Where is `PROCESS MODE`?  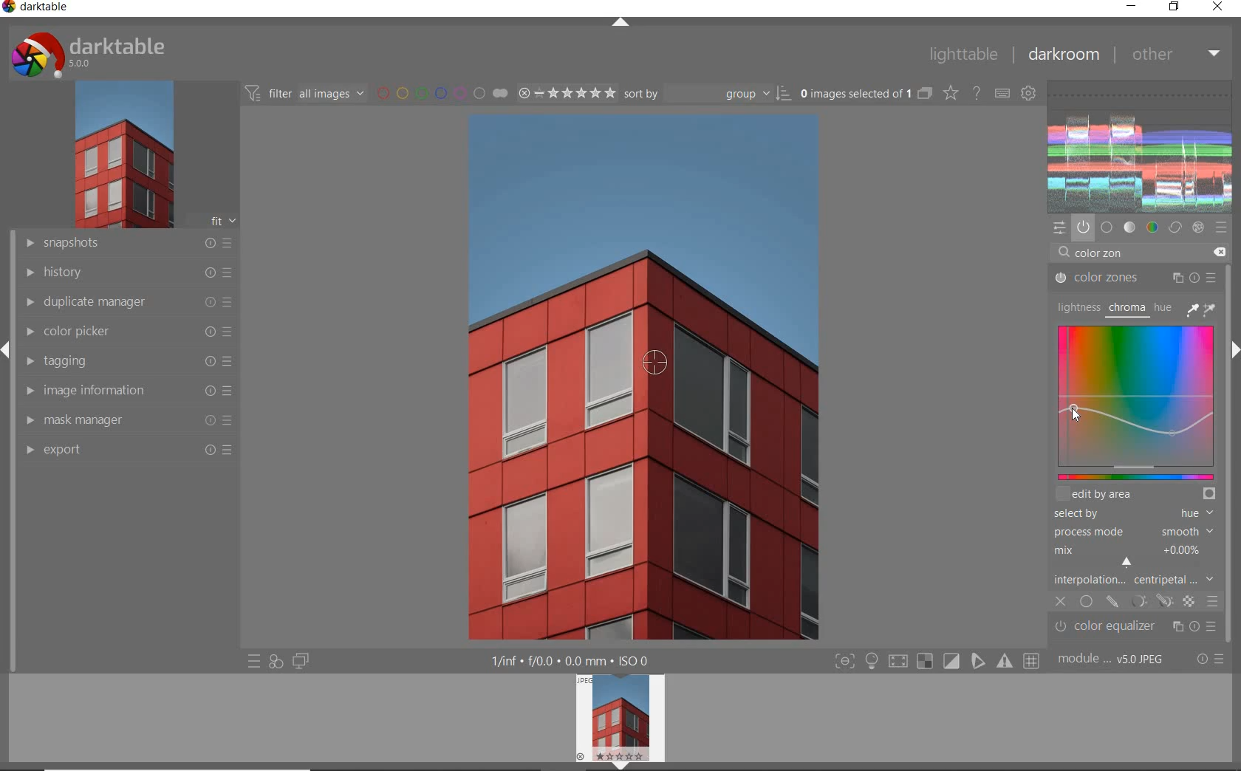
PROCESS MODE is located at coordinates (1132, 531).